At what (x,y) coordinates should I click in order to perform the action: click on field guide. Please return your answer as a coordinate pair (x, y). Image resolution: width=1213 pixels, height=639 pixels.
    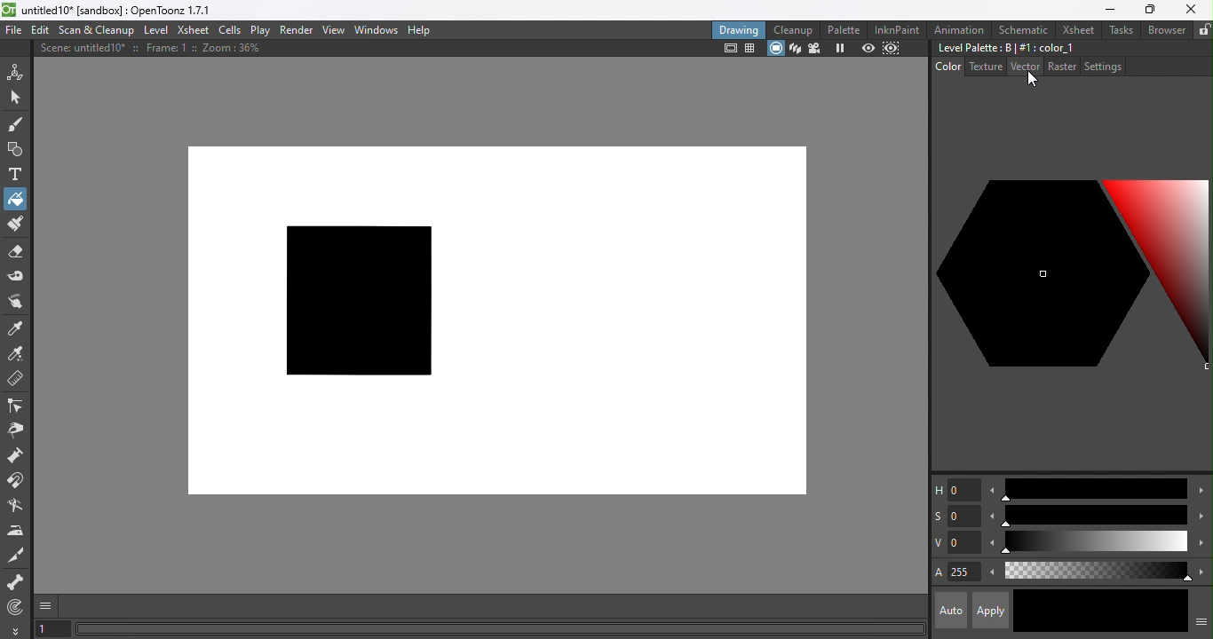
    Looking at the image, I should click on (751, 50).